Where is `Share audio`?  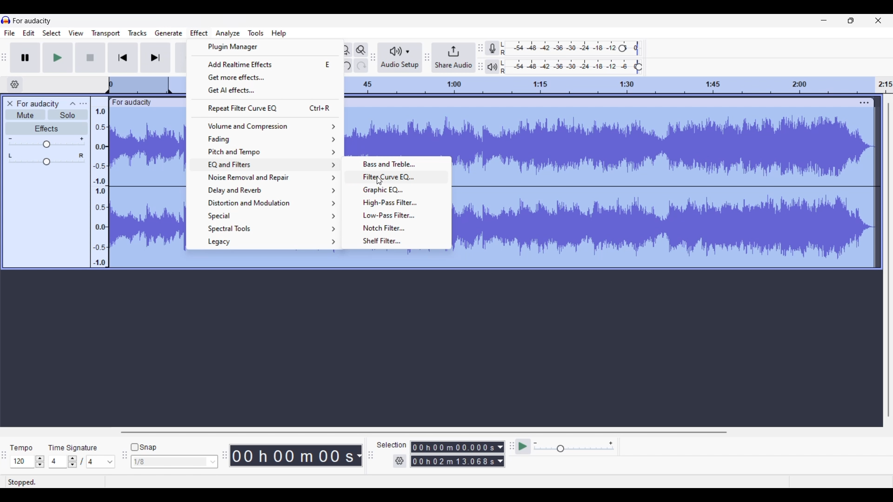
Share audio is located at coordinates (454, 58).